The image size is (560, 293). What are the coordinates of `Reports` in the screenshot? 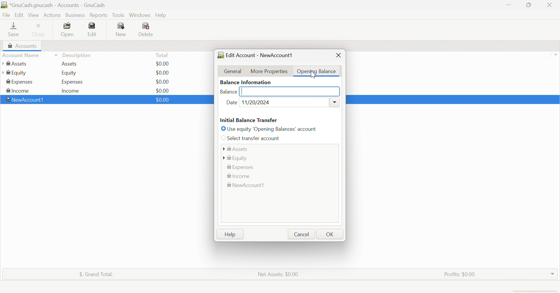 It's located at (99, 15).